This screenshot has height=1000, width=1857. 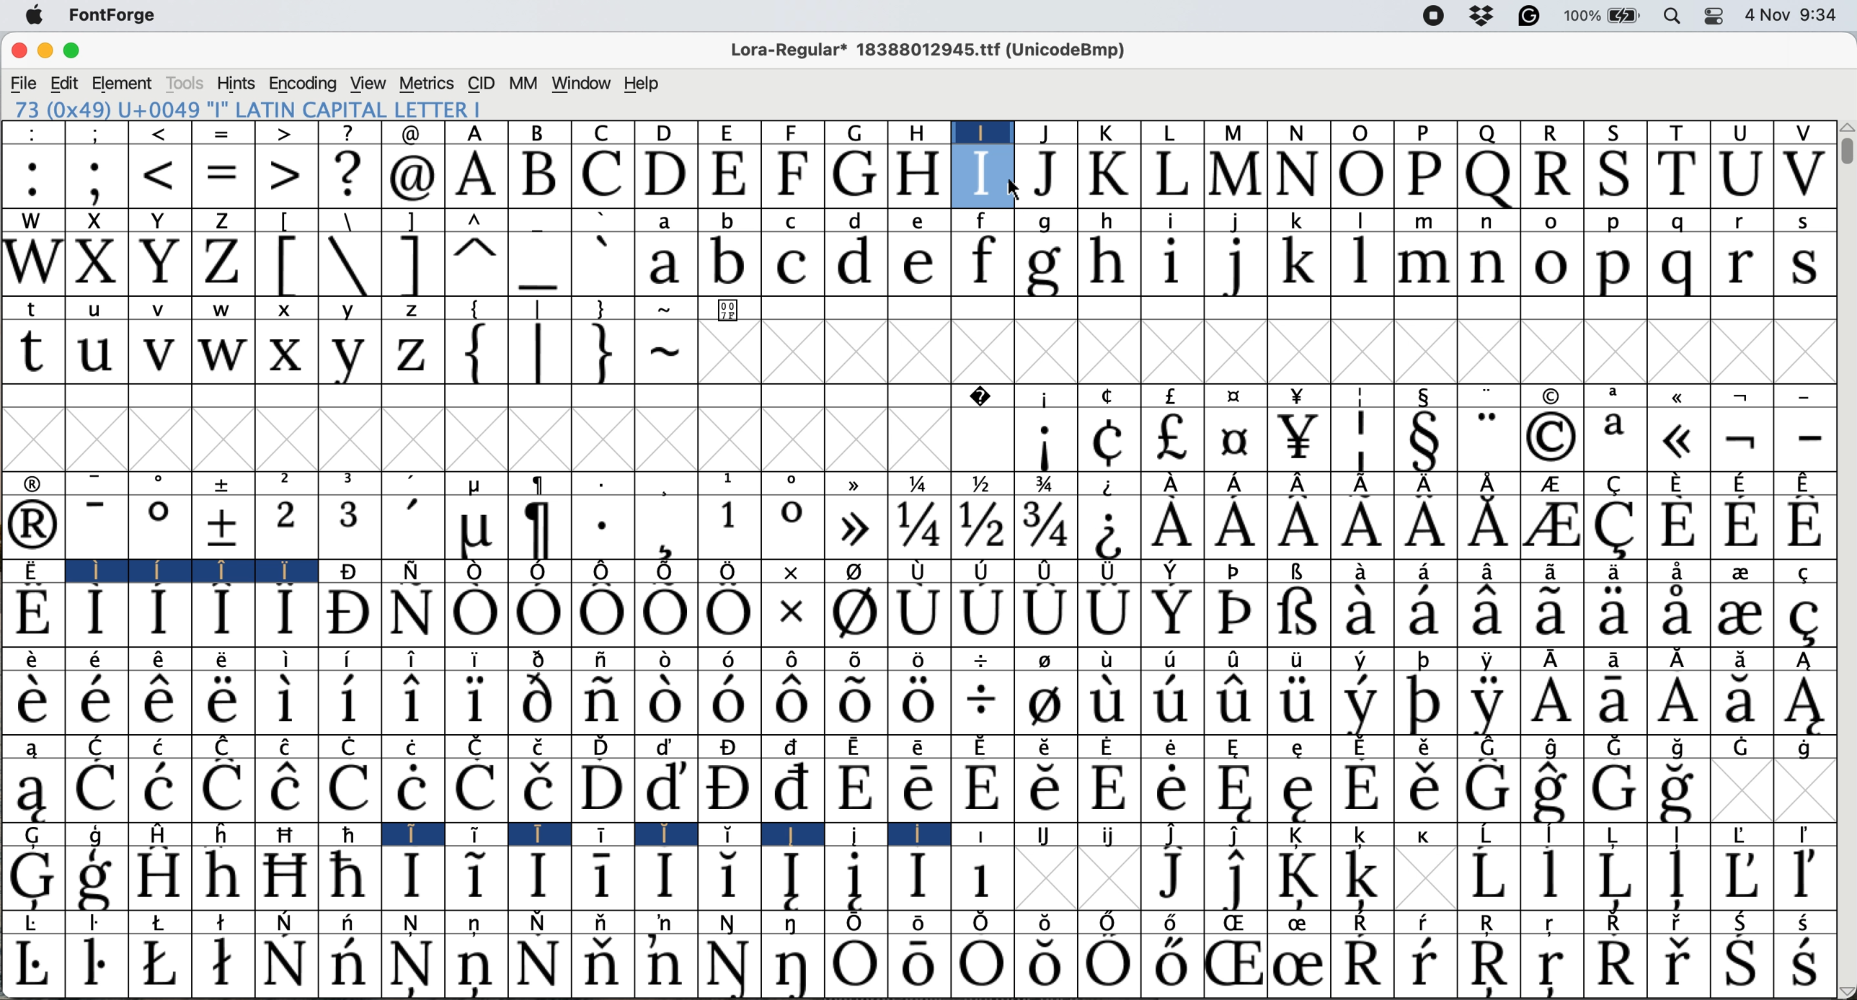 I want to click on Symbol, so click(x=1559, y=746).